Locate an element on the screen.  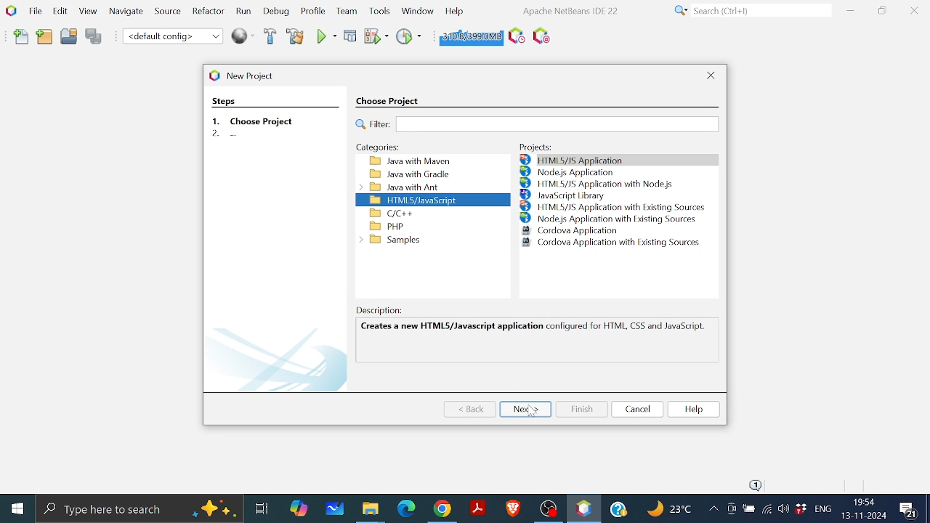
Start is located at coordinates (17, 509).